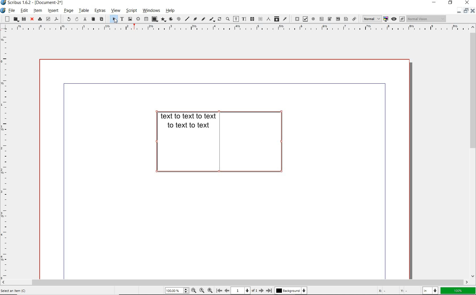 The width and height of the screenshot is (476, 295). What do you see at coordinates (130, 19) in the screenshot?
I see `image frame` at bounding box center [130, 19].